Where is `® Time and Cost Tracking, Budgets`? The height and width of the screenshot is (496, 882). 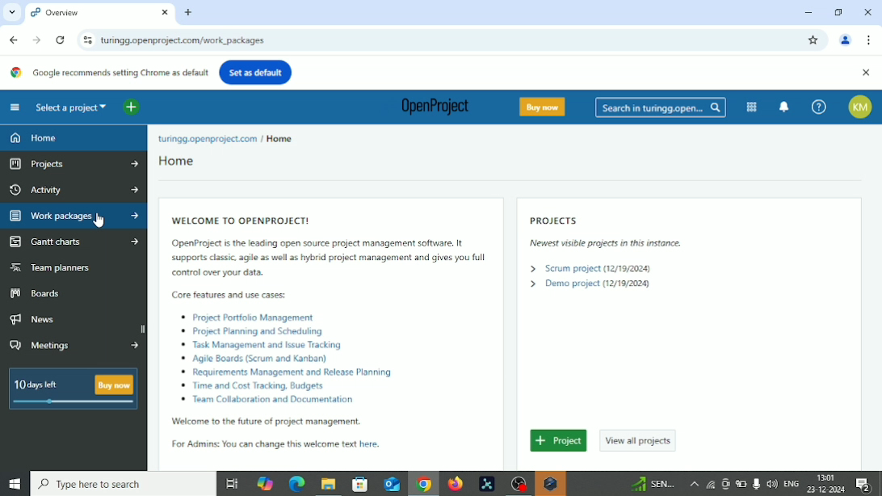 ® Time and Cost Tracking, Budgets is located at coordinates (256, 385).